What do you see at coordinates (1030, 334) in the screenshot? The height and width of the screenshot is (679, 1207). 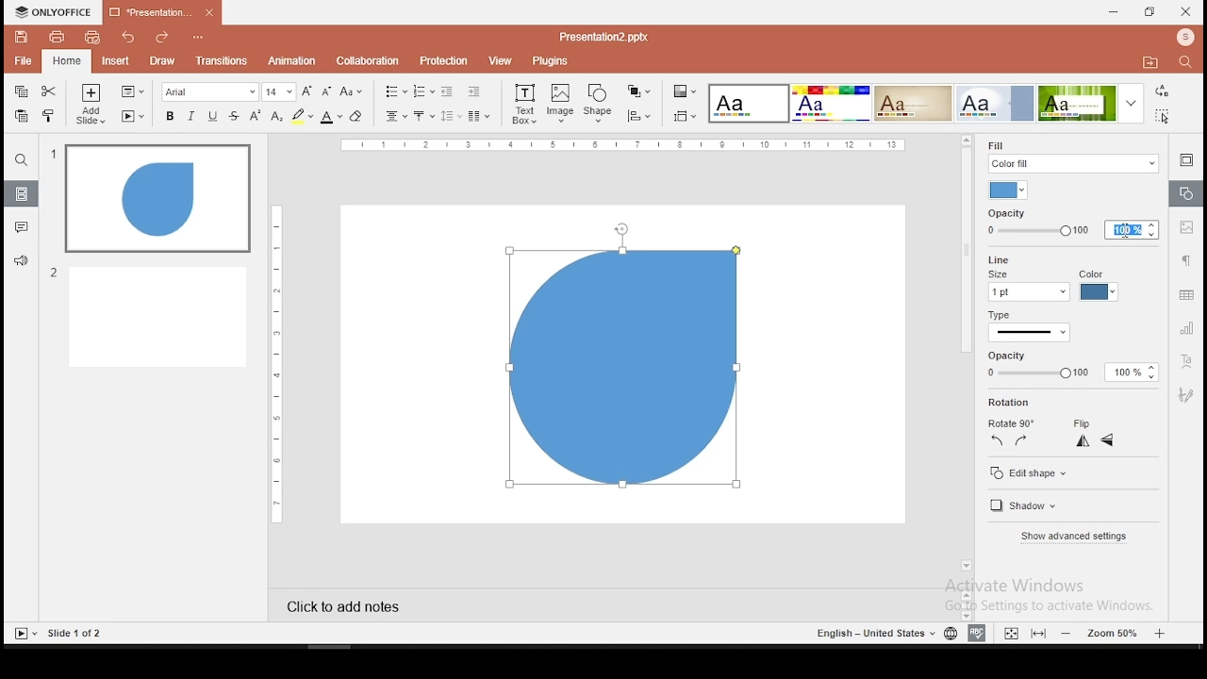 I see `line type selection` at bounding box center [1030, 334].